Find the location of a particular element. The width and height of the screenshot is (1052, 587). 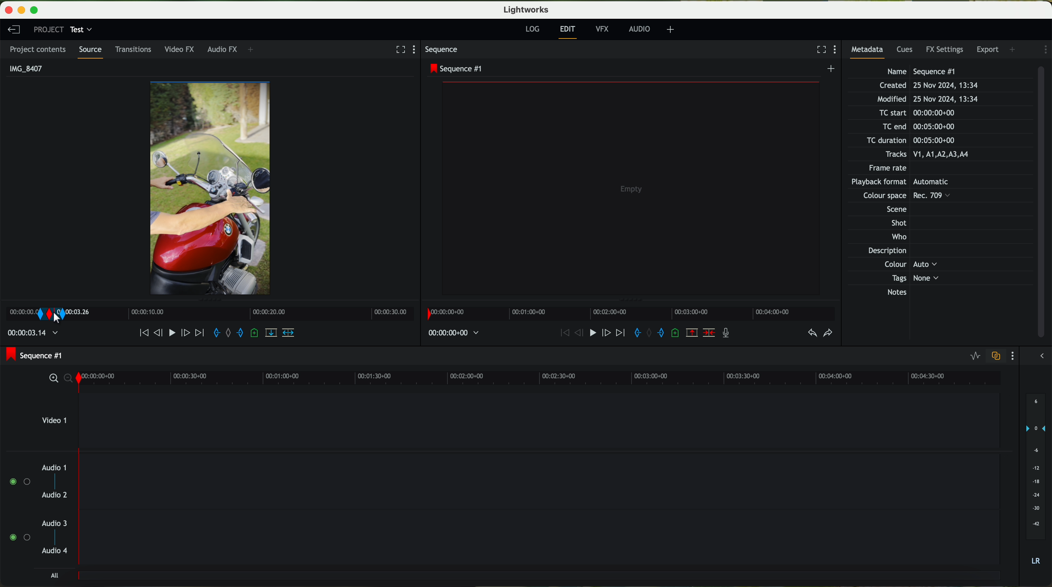

nudge one frame back is located at coordinates (574, 335).